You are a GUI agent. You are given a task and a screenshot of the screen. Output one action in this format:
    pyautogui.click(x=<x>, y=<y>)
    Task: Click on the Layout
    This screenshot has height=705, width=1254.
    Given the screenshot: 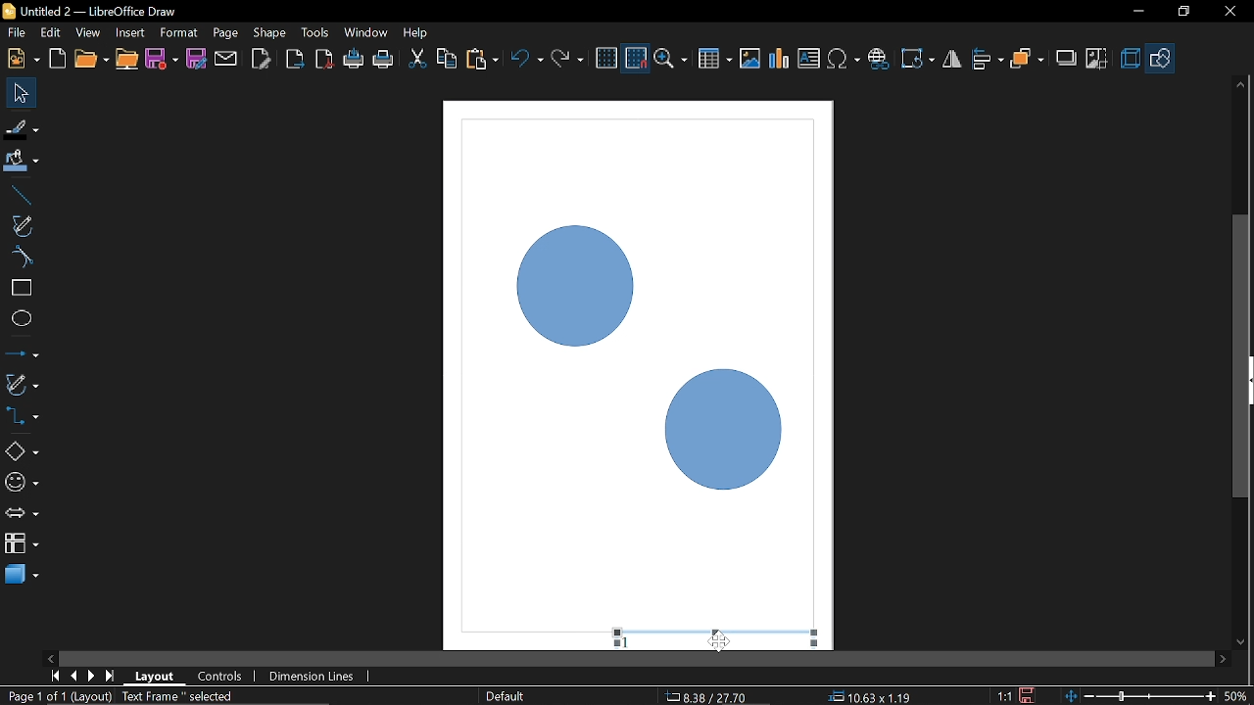 What is the action you would take?
    pyautogui.click(x=155, y=676)
    